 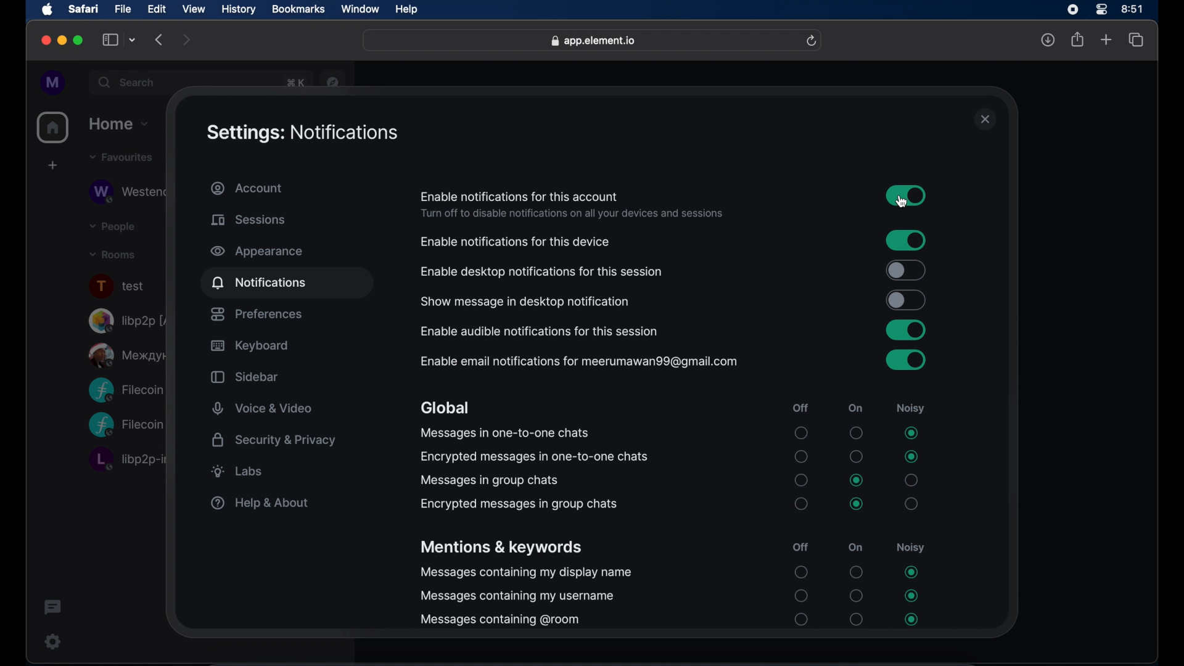 I want to click on toggle  button, so click(x=906, y=360).